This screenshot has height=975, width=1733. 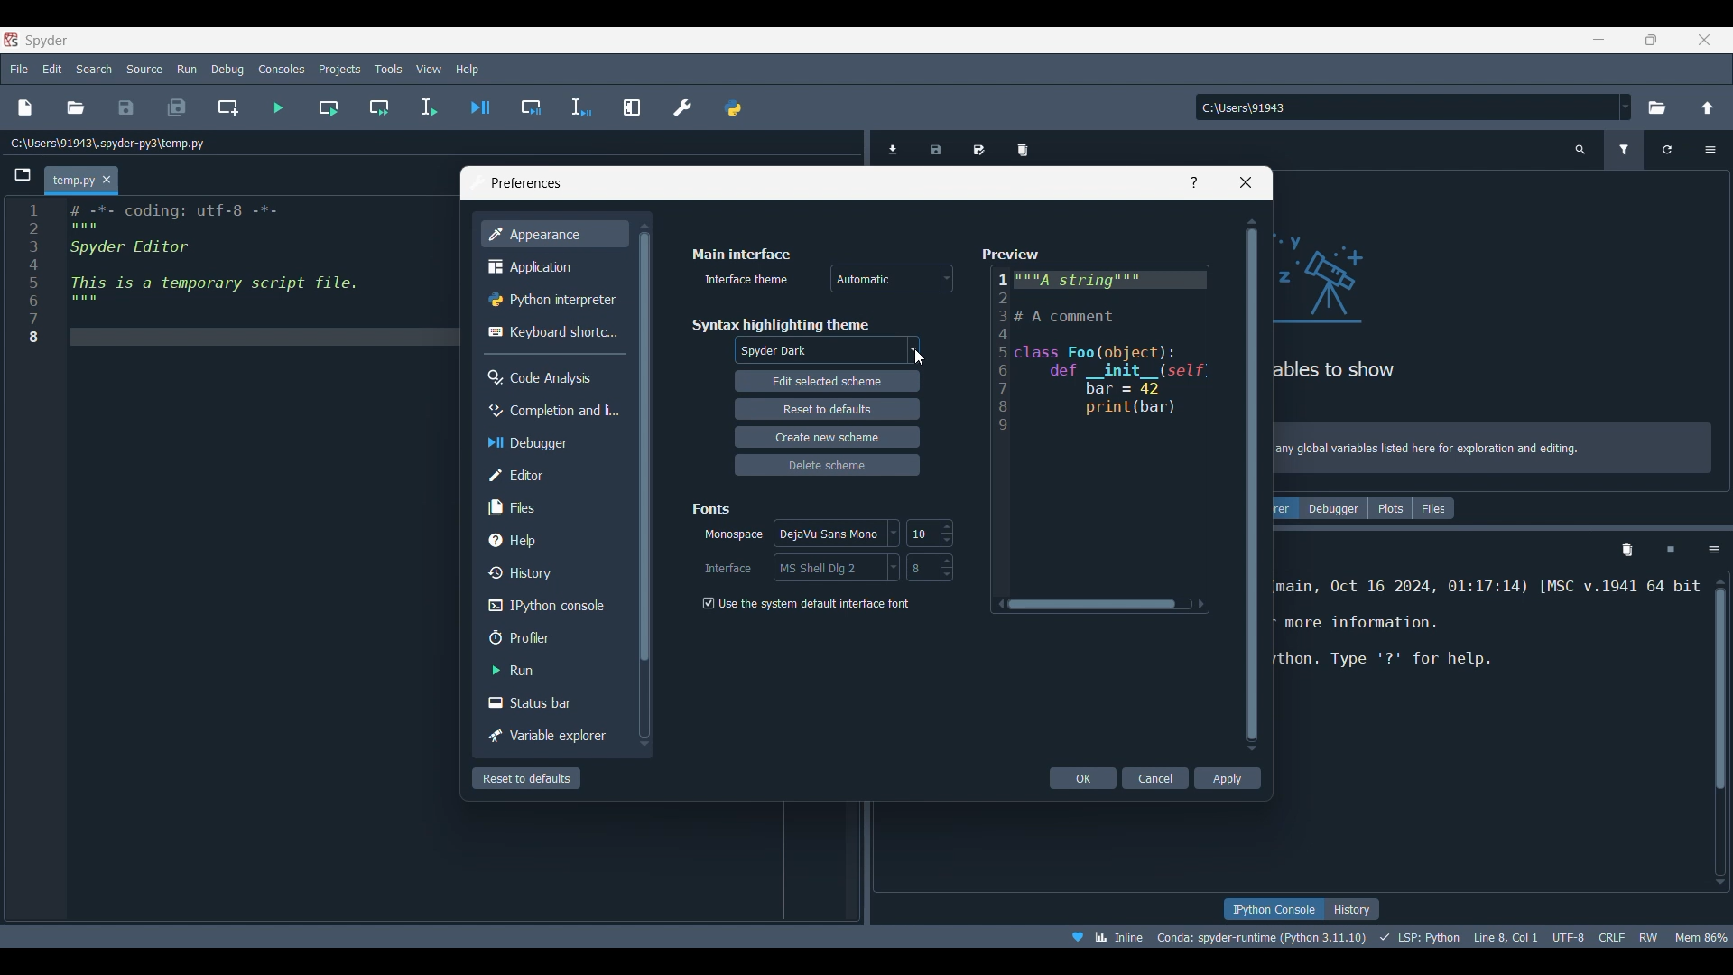 What do you see at coordinates (11, 40) in the screenshot?
I see `Software logo` at bounding box center [11, 40].